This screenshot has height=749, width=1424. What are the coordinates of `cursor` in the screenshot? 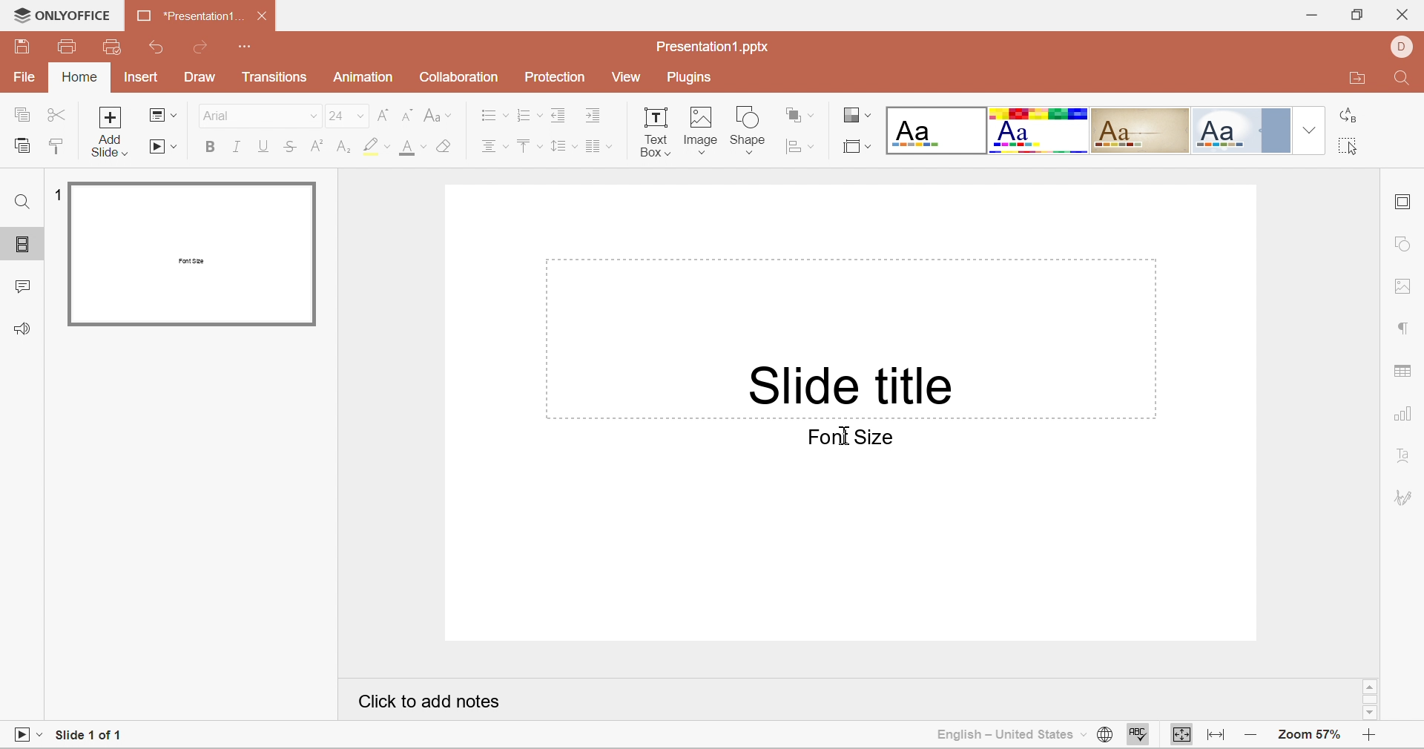 It's located at (848, 435).